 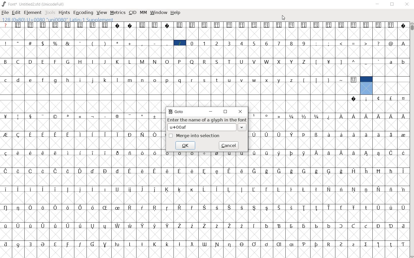 I want to click on o, so click(x=155, y=80).